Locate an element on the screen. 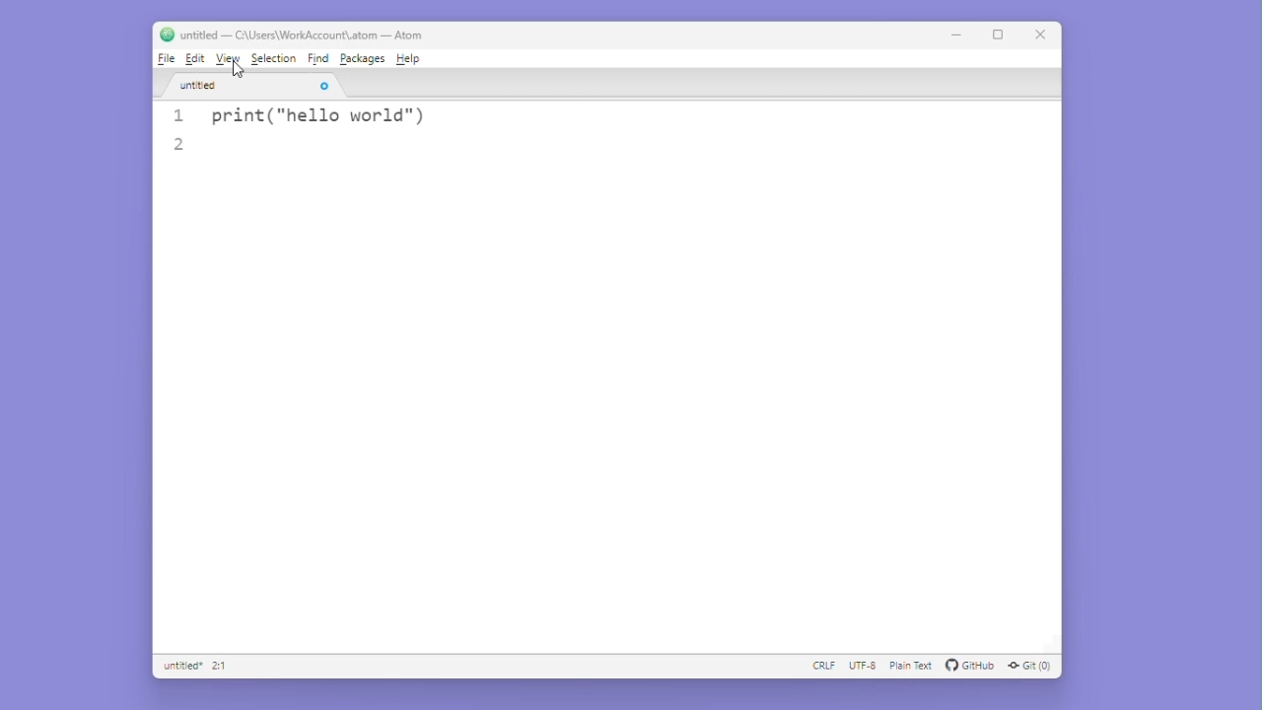 The image size is (1262, 710). ‘untitled — CA\Users\WorkAccount\ atom — Atom is located at coordinates (291, 35).